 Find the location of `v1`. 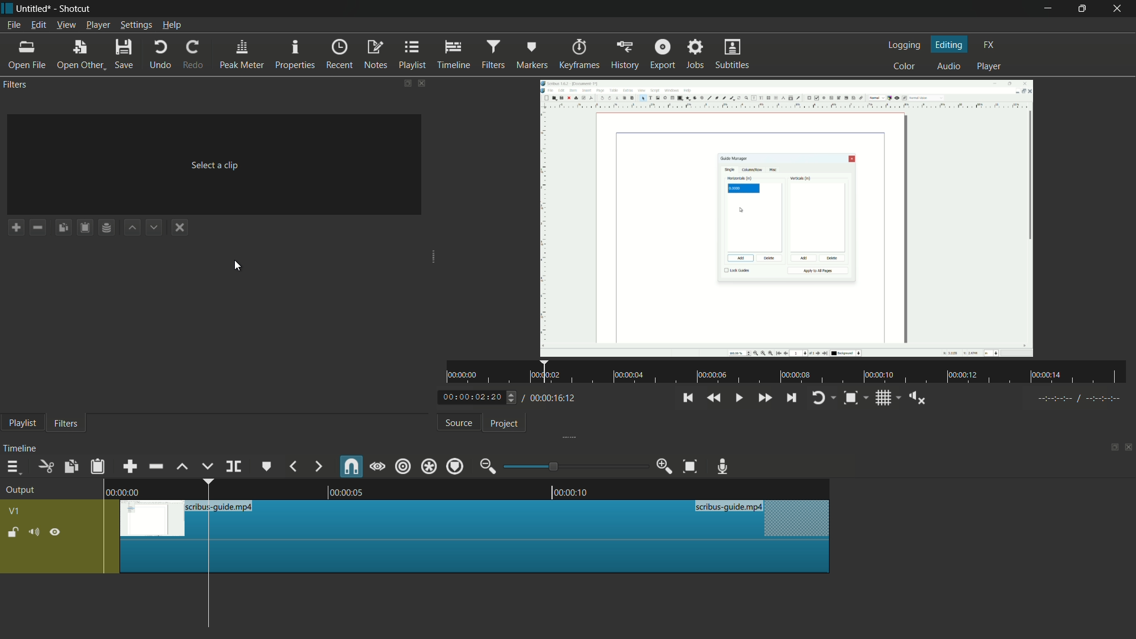

v1 is located at coordinates (15, 511).